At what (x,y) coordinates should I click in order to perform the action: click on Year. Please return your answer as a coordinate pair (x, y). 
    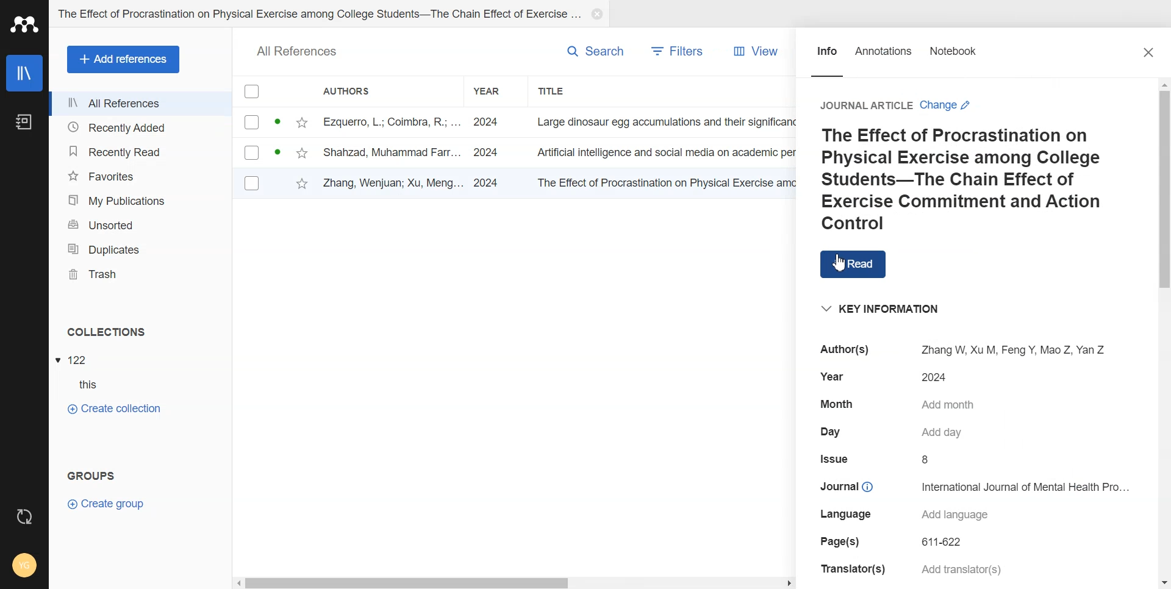
    Looking at the image, I should click on (494, 91).